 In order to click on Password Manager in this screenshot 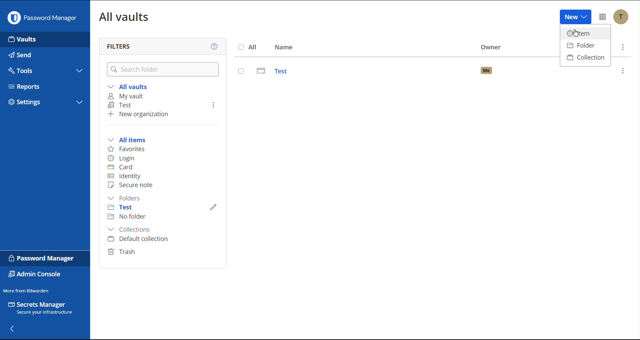, I will do `click(42, 16)`.